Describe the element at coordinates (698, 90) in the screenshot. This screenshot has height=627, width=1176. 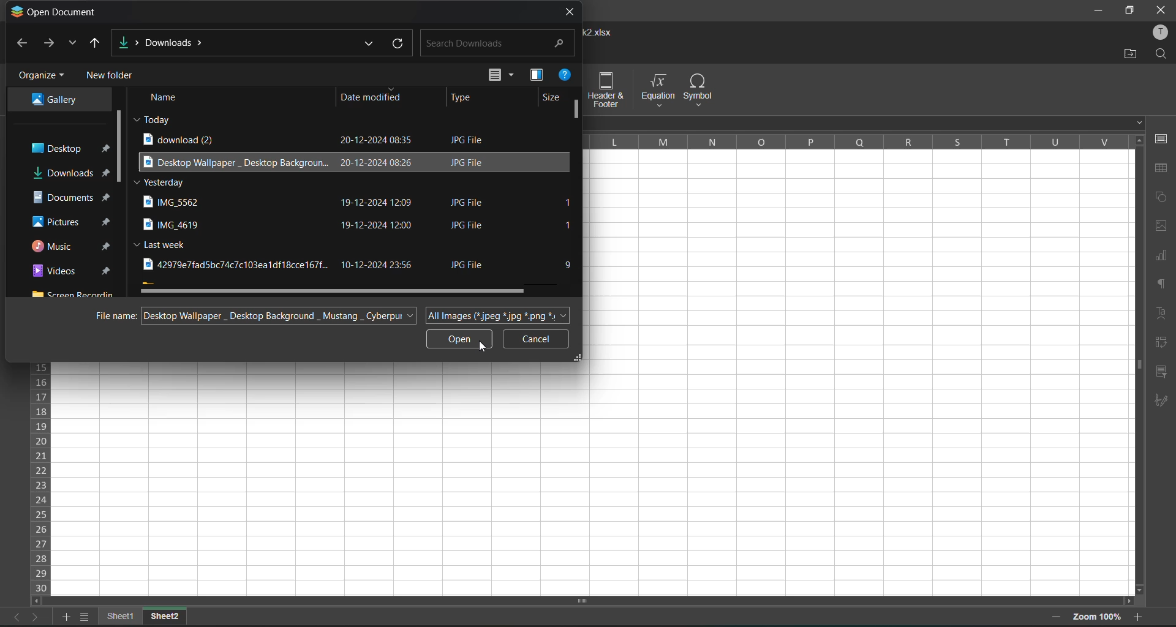
I see `symbol` at that location.